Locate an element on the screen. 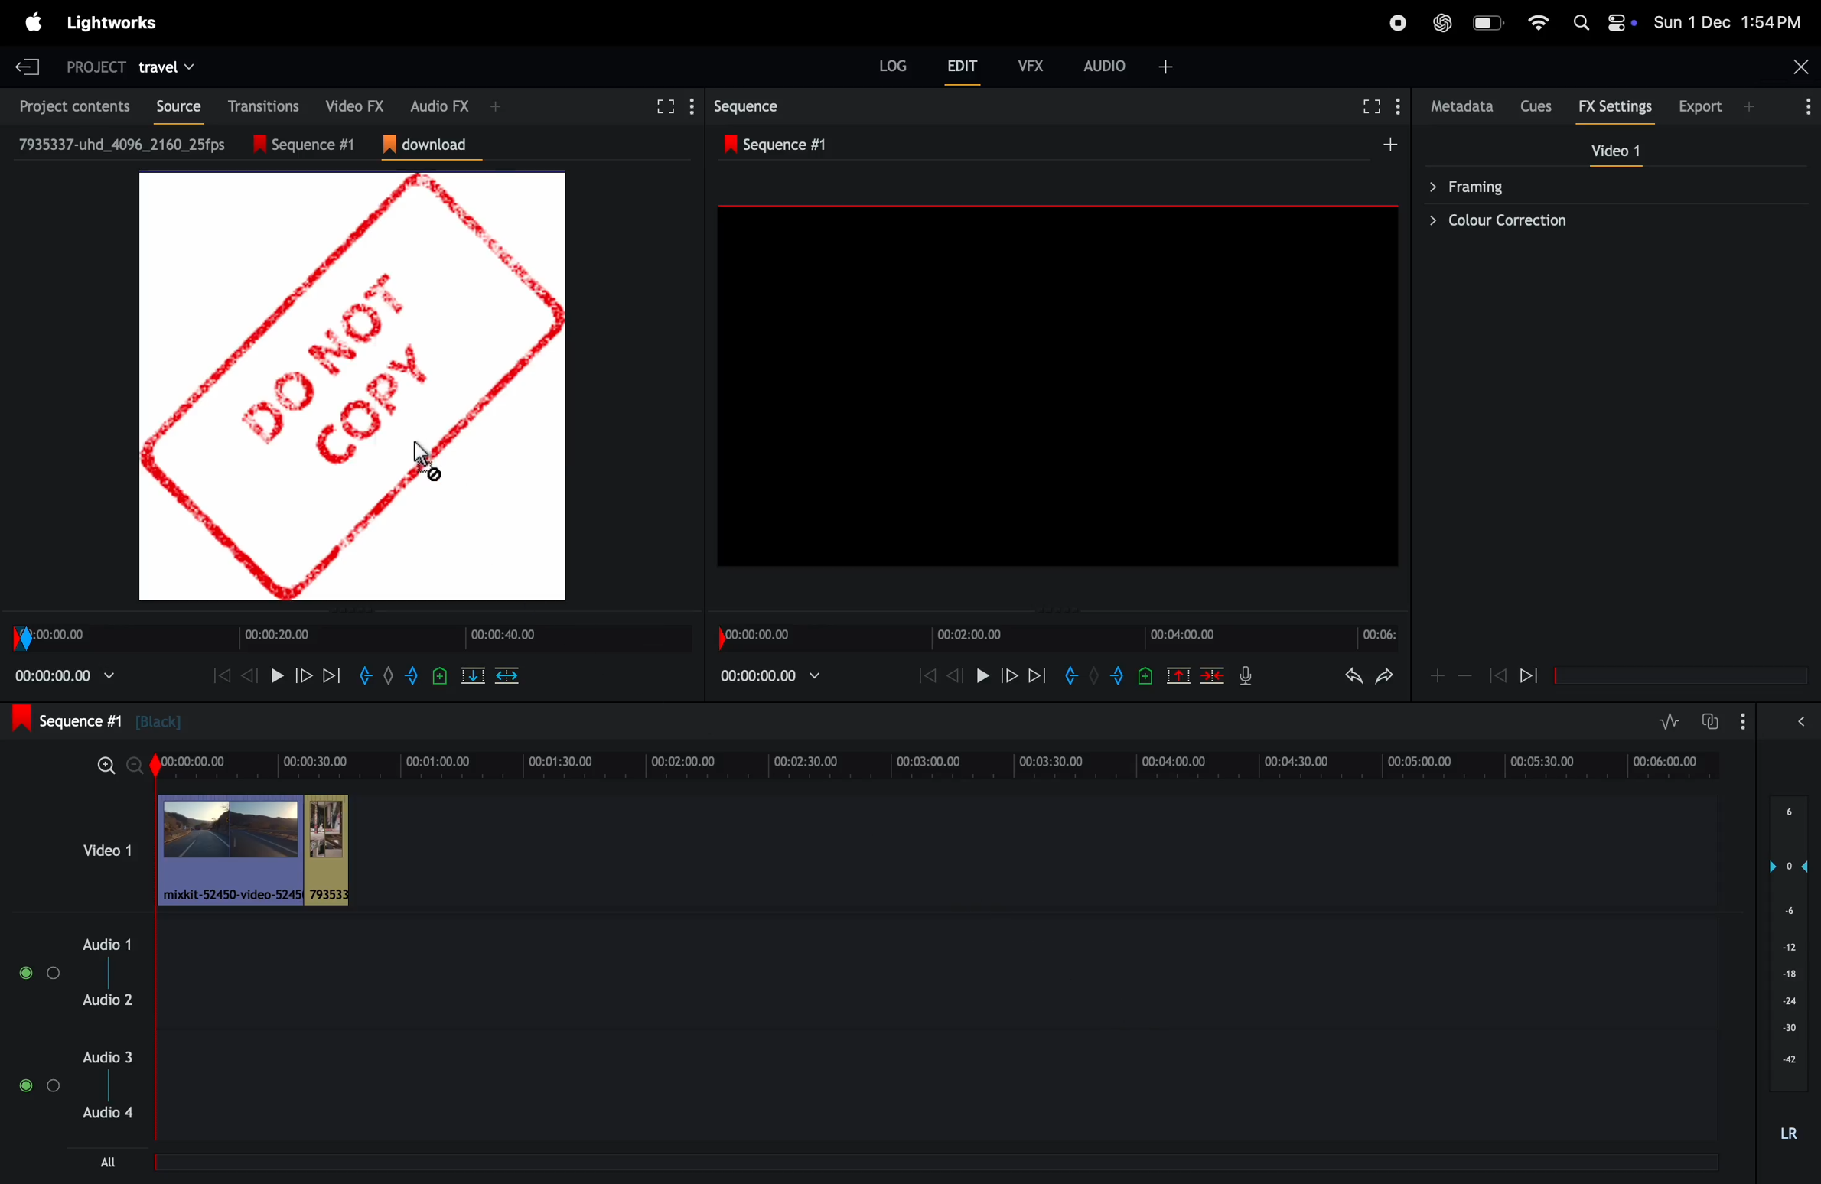  Search is located at coordinates (1581, 22).